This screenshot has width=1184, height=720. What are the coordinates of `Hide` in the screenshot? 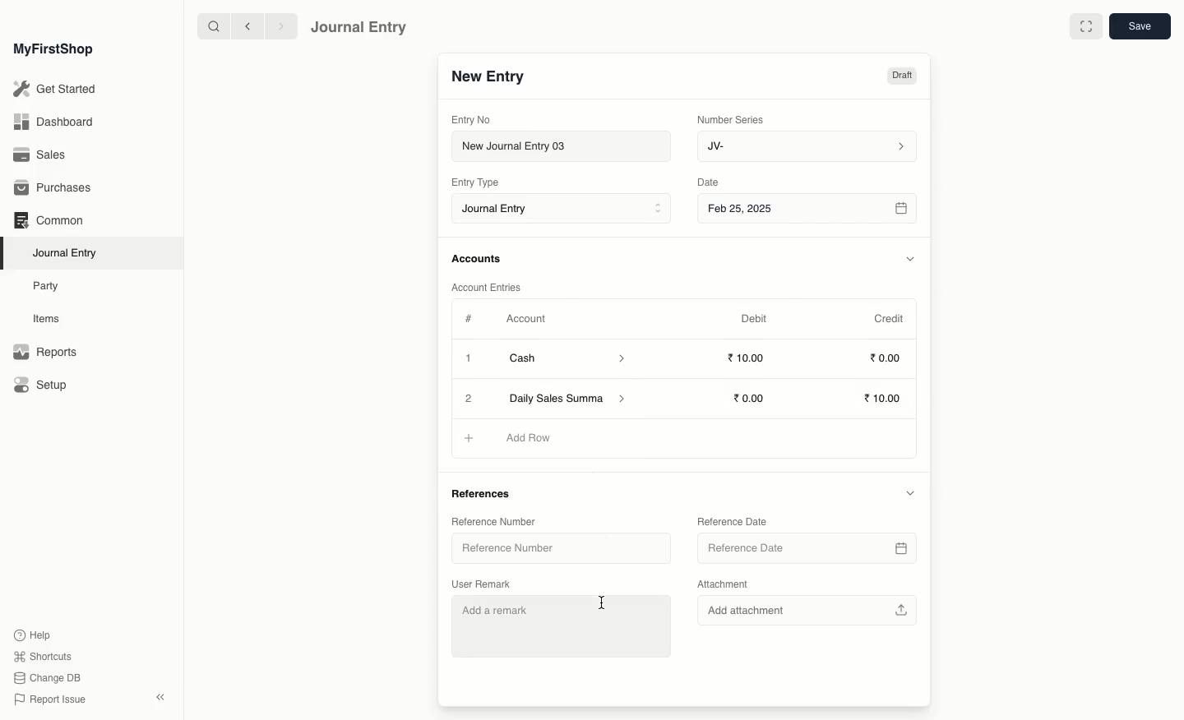 It's located at (911, 259).